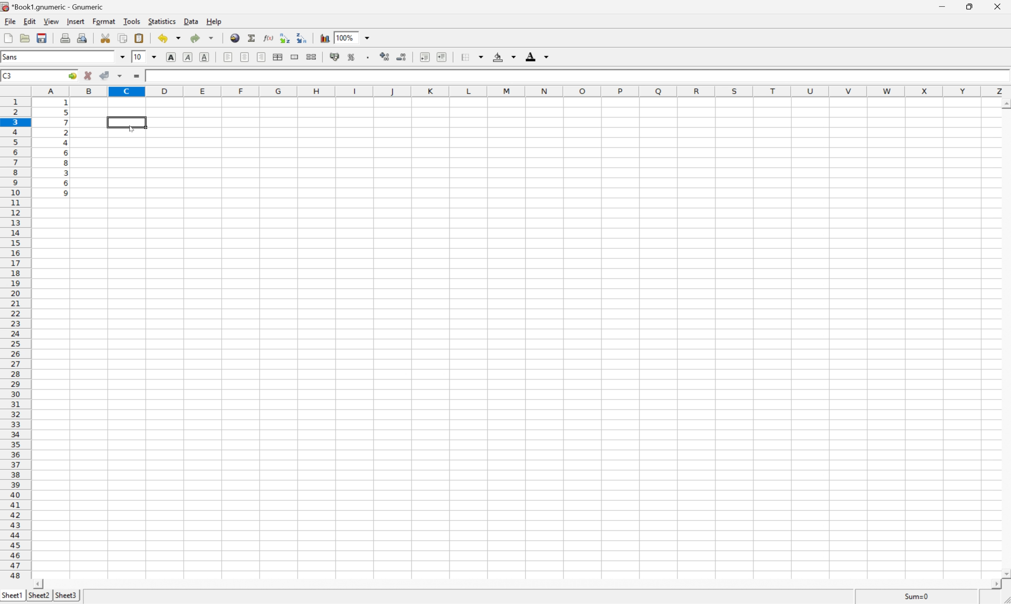  What do you see at coordinates (104, 20) in the screenshot?
I see `format` at bounding box center [104, 20].